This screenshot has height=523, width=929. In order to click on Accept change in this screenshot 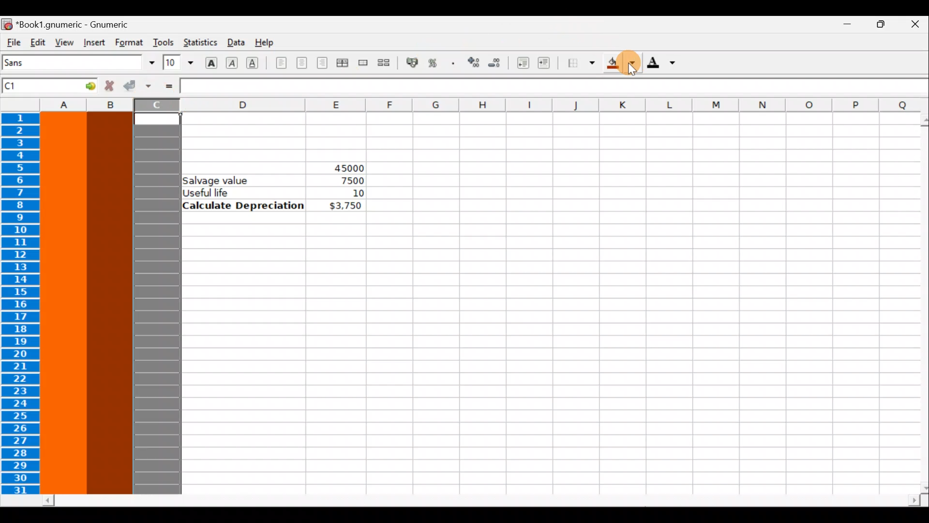, I will do `click(137, 86)`.